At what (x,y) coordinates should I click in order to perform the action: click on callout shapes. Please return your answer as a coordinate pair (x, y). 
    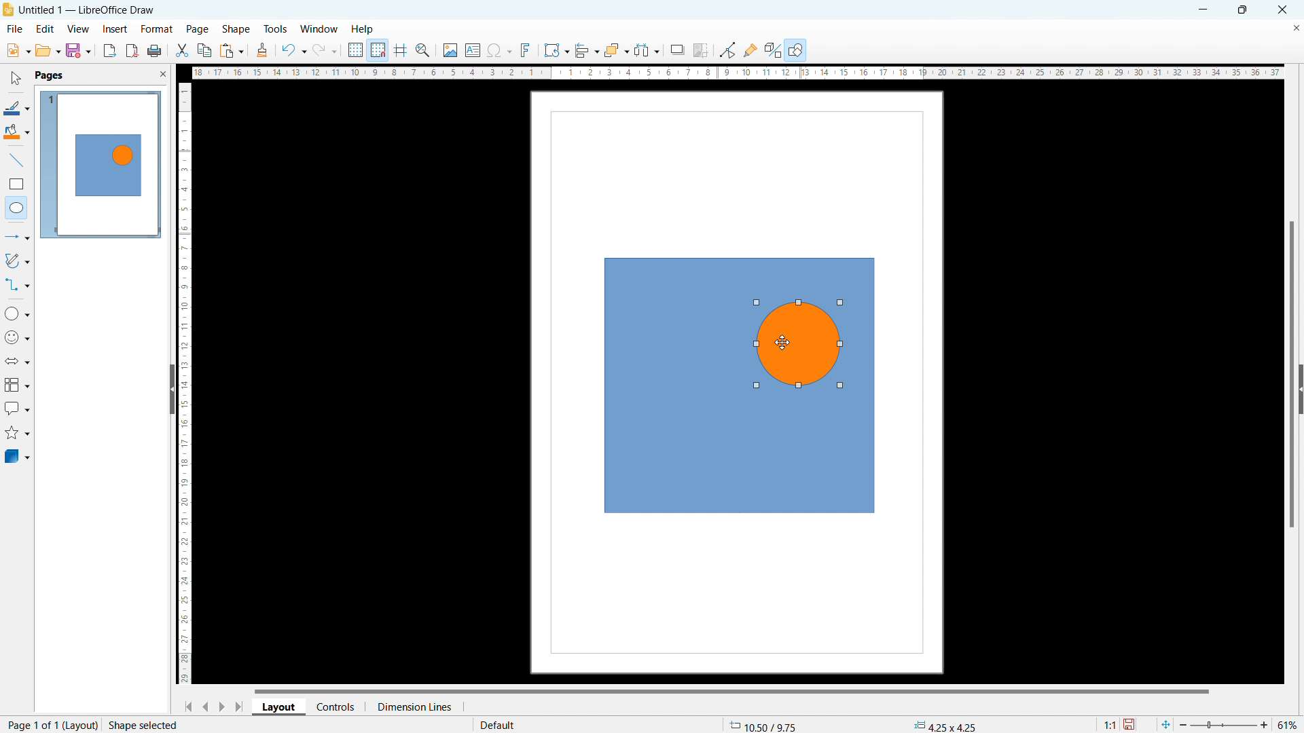
    Looking at the image, I should click on (18, 409).